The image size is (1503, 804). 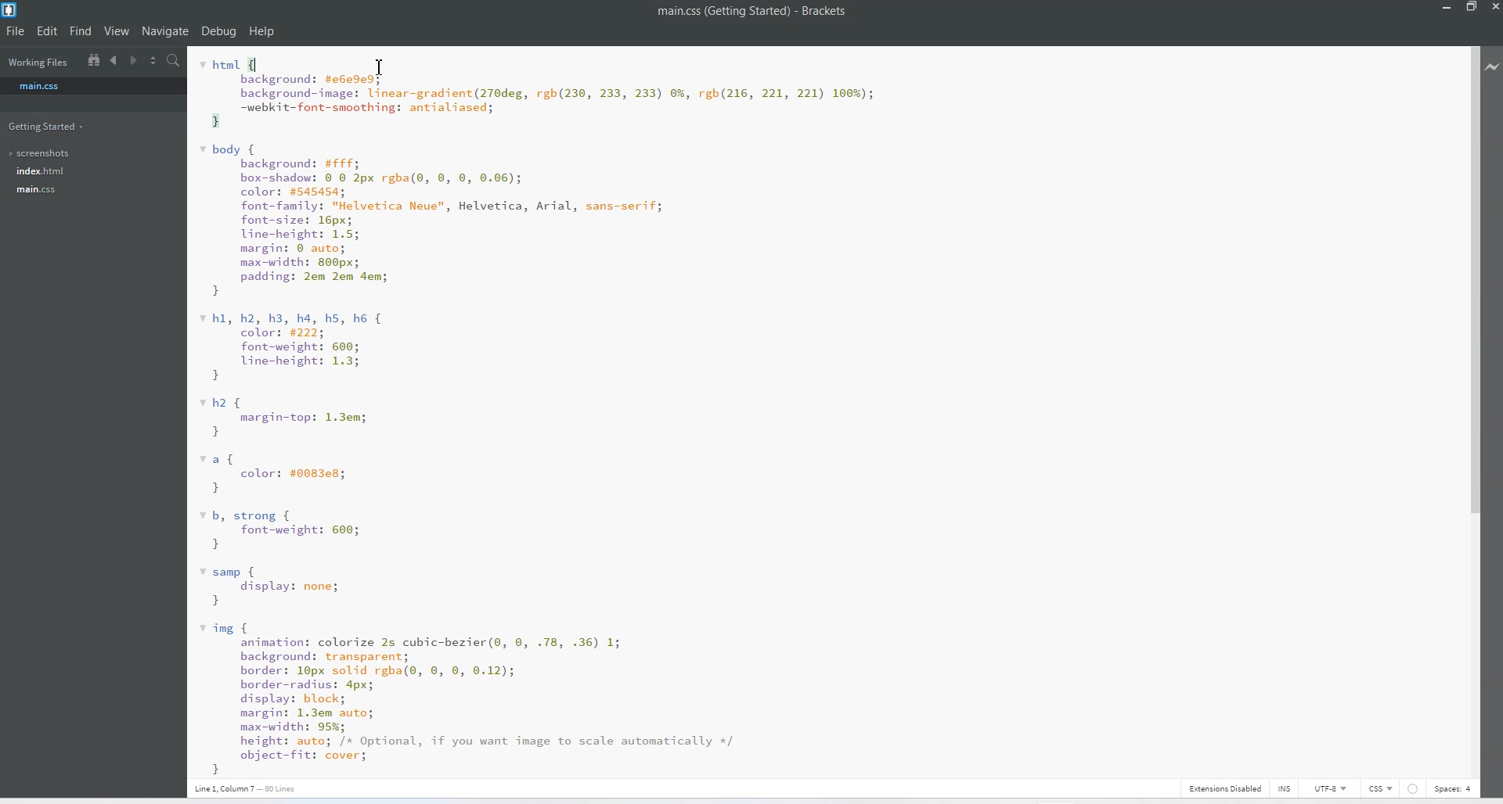 What do you see at coordinates (380, 67) in the screenshot?
I see `Text Cursor` at bounding box center [380, 67].